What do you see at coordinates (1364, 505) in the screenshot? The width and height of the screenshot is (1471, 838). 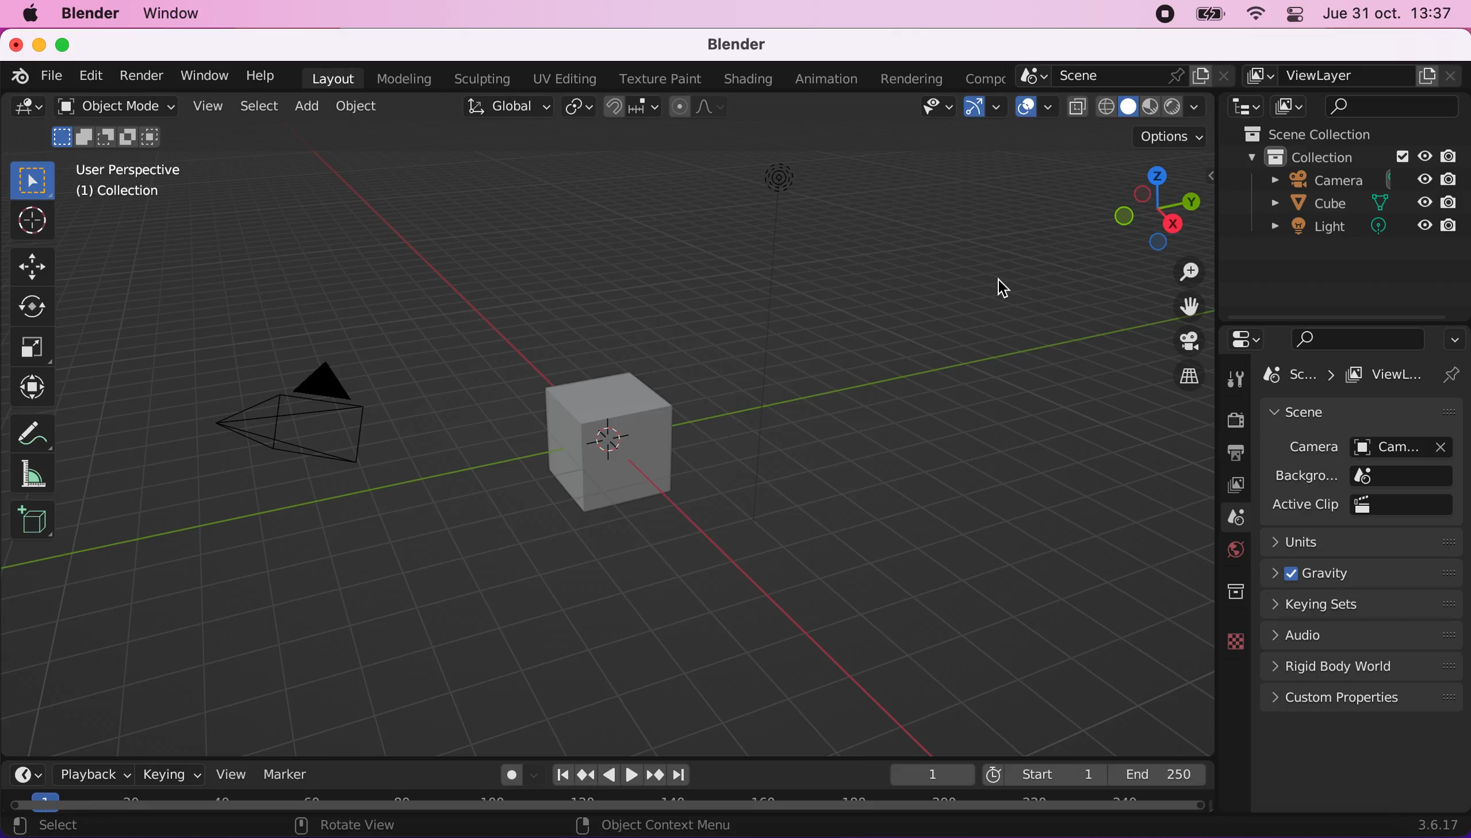 I see `active clip` at bounding box center [1364, 505].